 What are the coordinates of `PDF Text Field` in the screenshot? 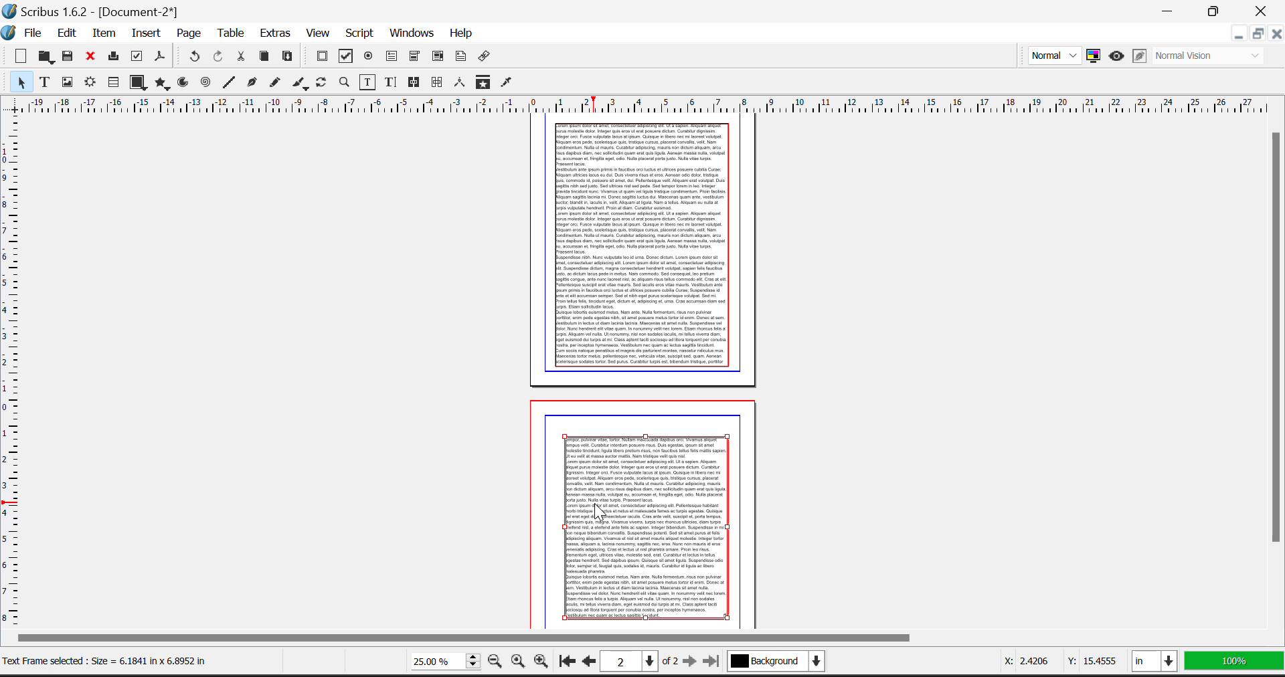 It's located at (393, 57).